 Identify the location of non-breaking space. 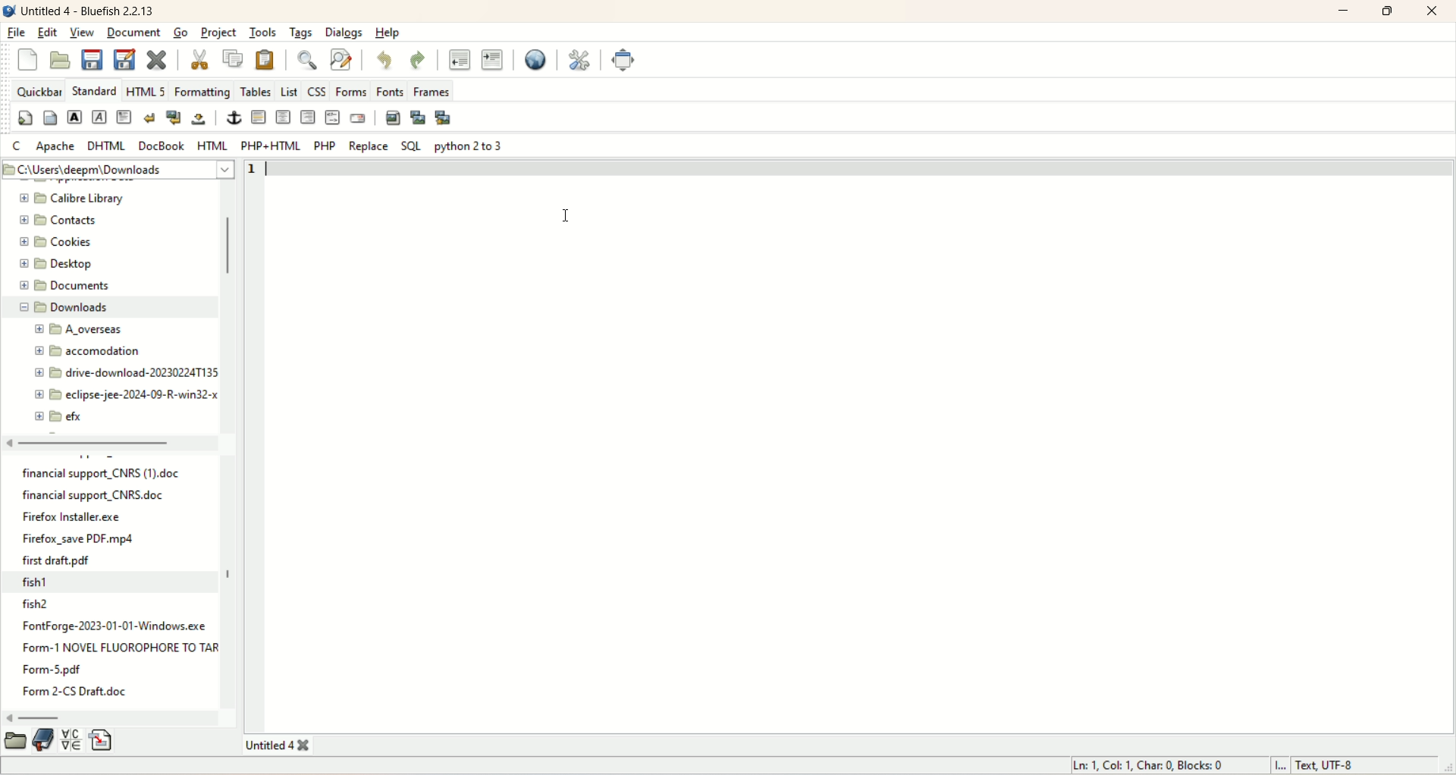
(196, 118).